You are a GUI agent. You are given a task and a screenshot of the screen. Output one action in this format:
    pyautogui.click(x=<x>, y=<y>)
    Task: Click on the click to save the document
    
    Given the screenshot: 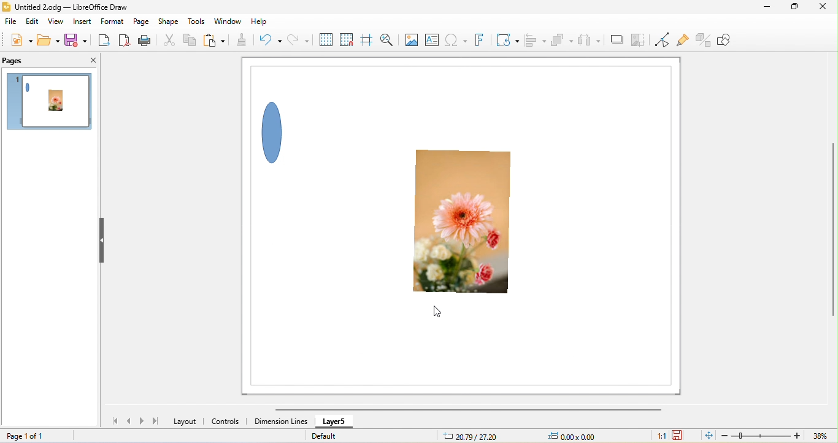 What is the action you would take?
    pyautogui.click(x=678, y=436)
    